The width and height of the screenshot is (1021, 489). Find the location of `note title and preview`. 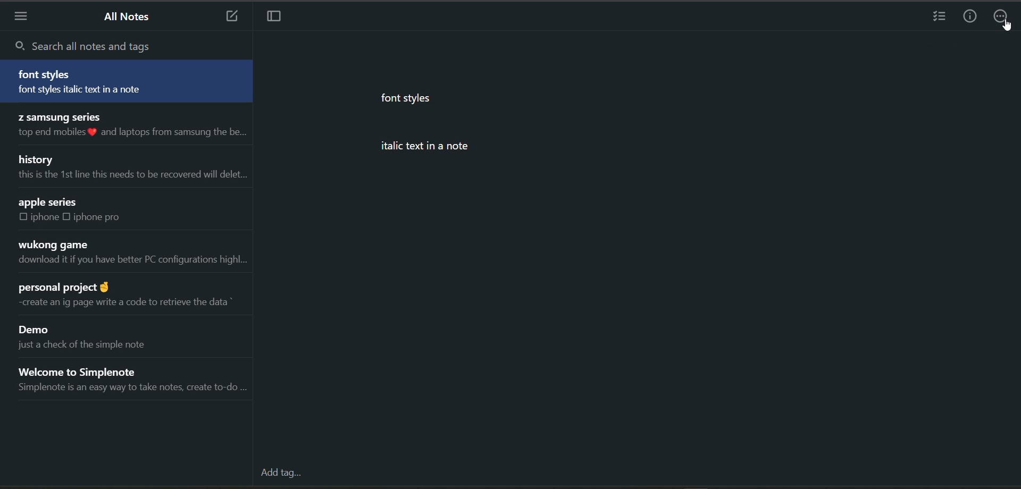

note title and preview is located at coordinates (128, 298).